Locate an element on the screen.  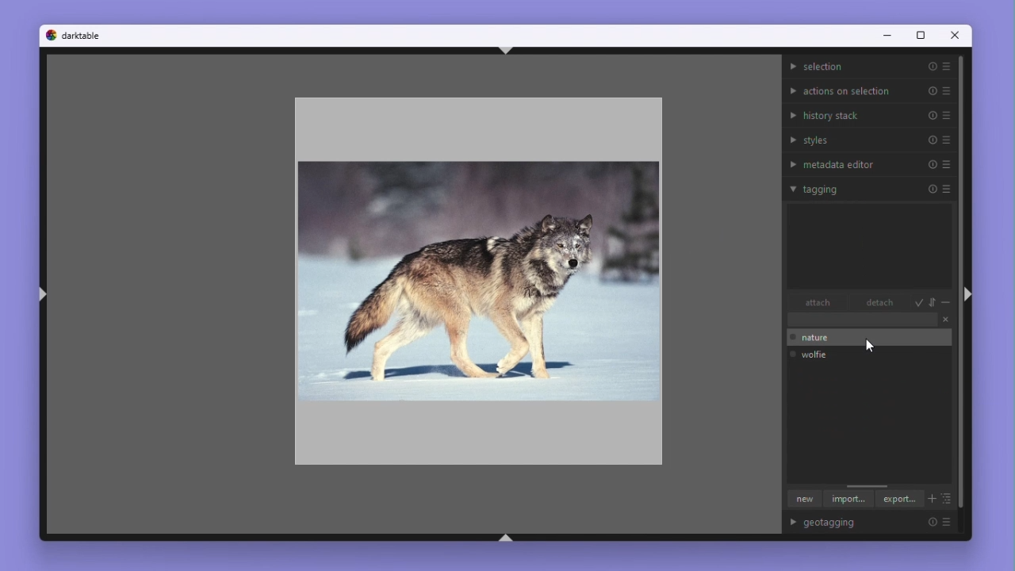
Nature is located at coordinates (818, 339).